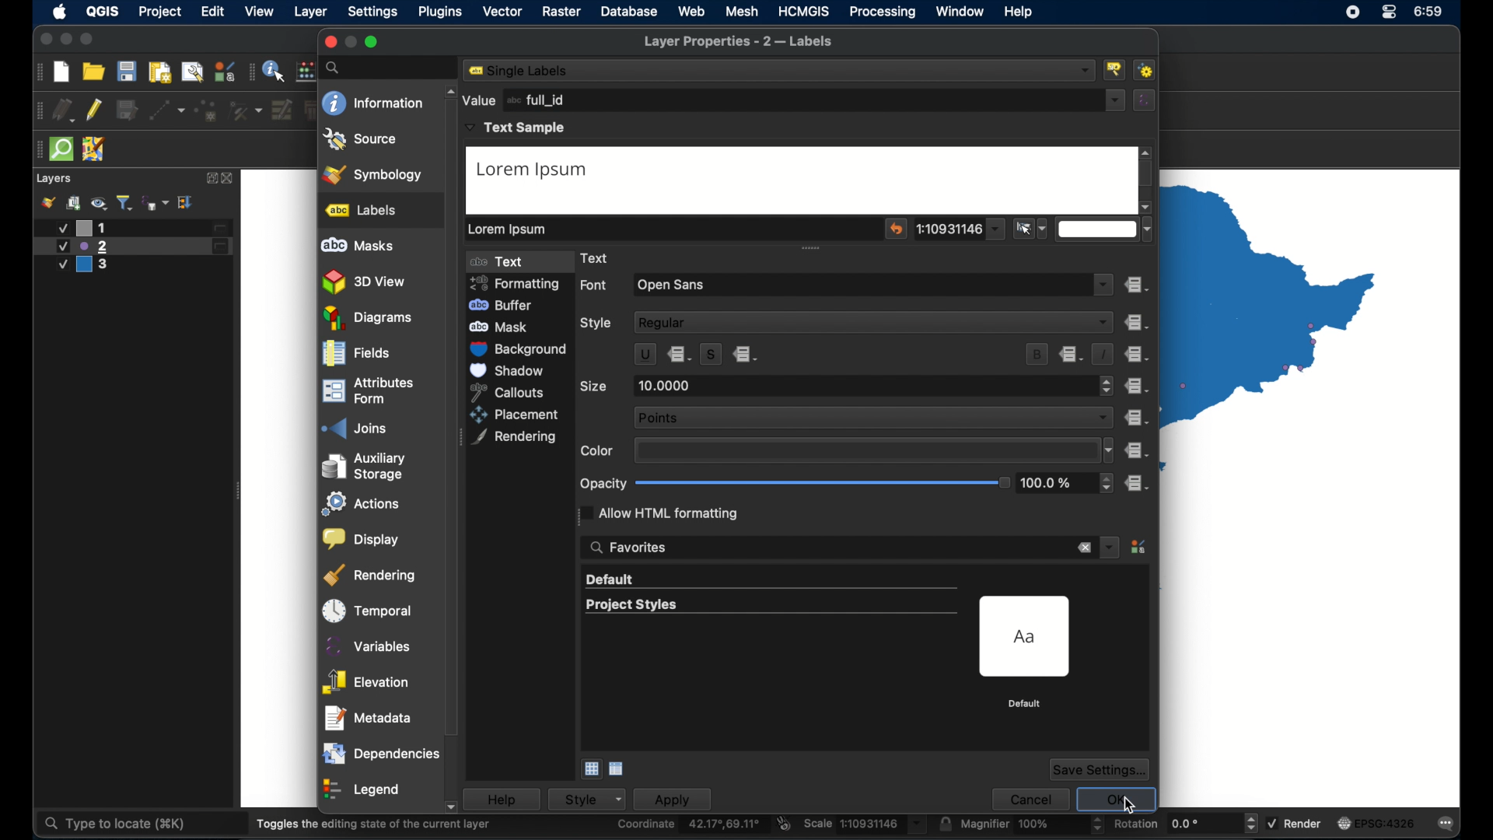 This screenshot has width=1493, height=840. What do you see at coordinates (93, 110) in the screenshot?
I see `toggle editing` at bounding box center [93, 110].